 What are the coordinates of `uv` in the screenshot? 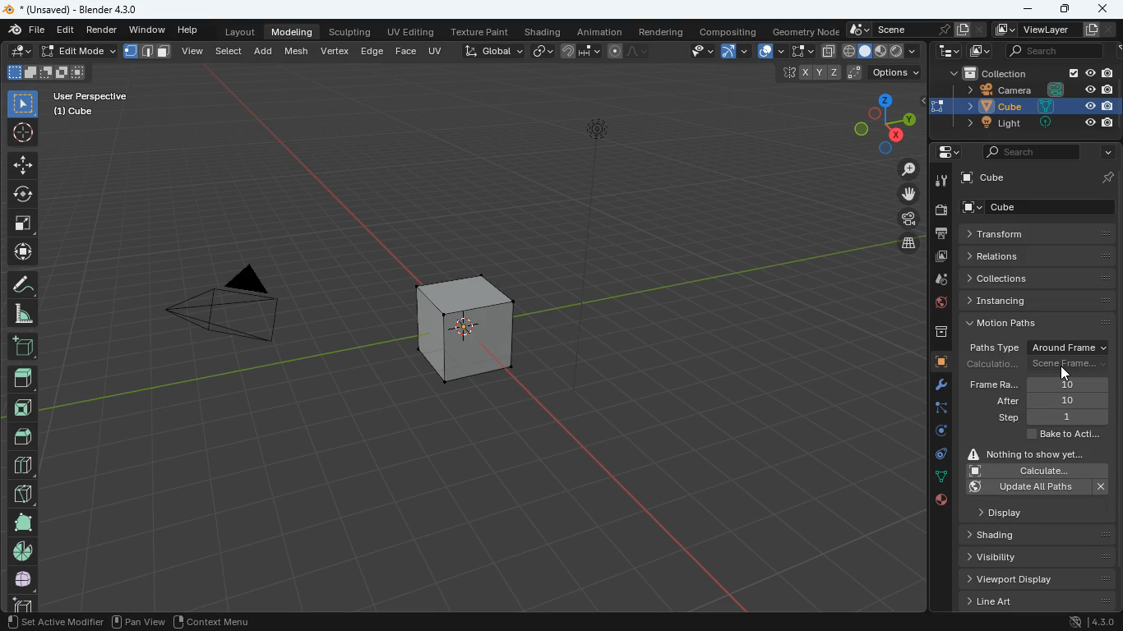 It's located at (437, 49).